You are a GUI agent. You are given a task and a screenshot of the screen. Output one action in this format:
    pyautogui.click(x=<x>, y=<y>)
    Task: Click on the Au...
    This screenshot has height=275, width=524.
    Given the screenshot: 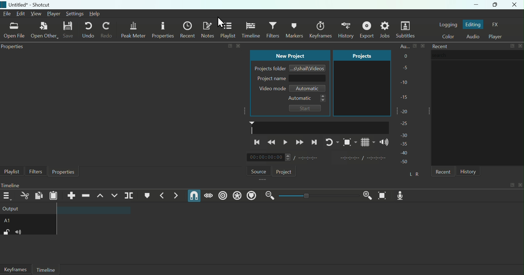 What is the action you would take?
    pyautogui.click(x=403, y=46)
    